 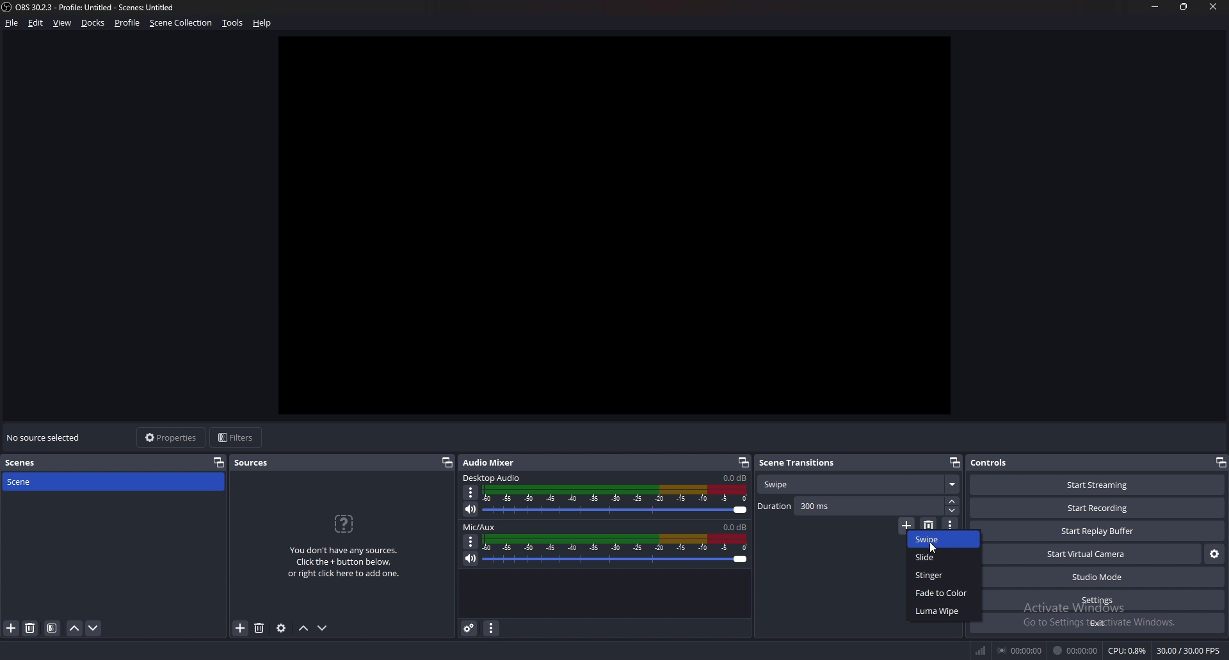 What do you see at coordinates (47, 437) in the screenshot?
I see `no source selected` at bounding box center [47, 437].